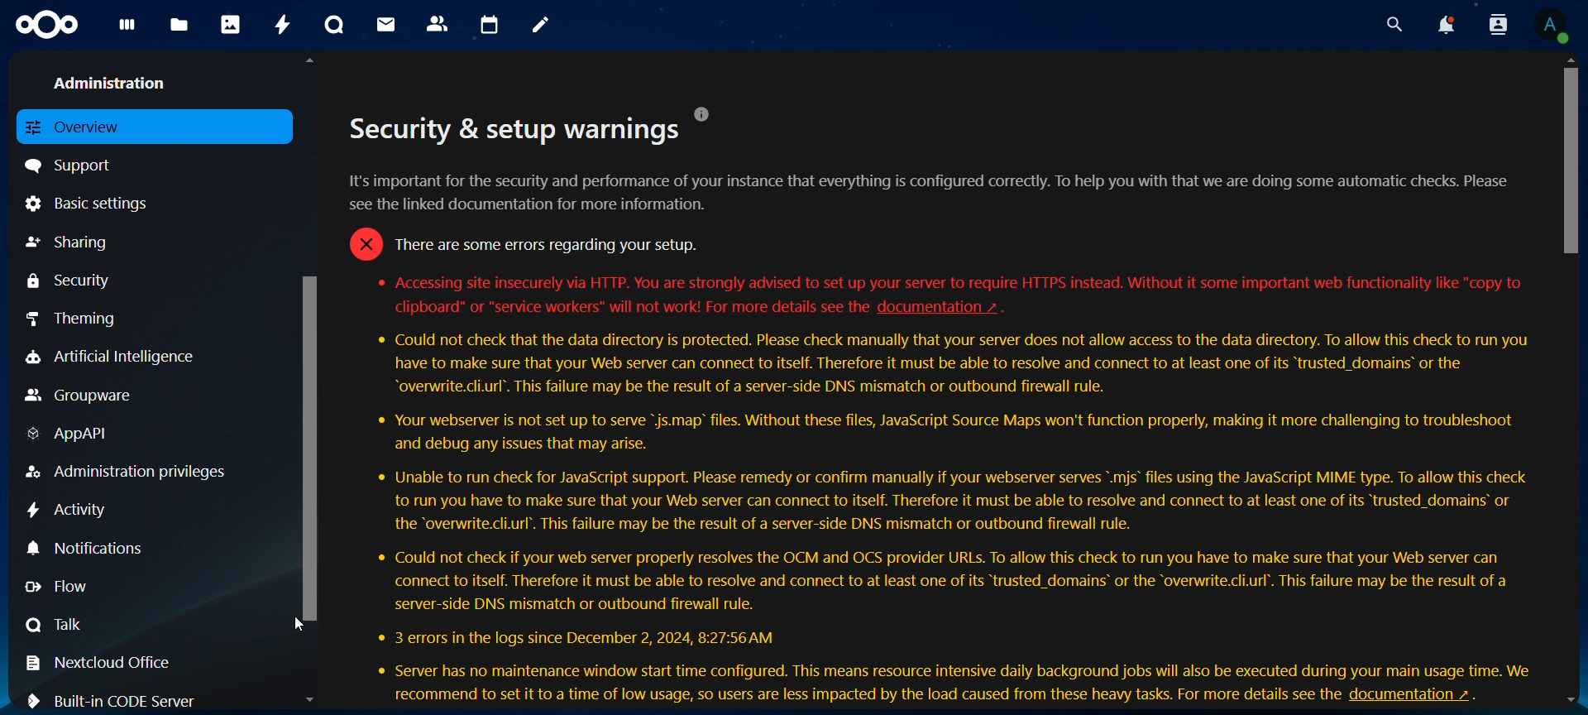 The image size is (1588, 715). Describe the element at coordinates (117, 698) in the screenshot. I see `built in CODE Server` at that location.